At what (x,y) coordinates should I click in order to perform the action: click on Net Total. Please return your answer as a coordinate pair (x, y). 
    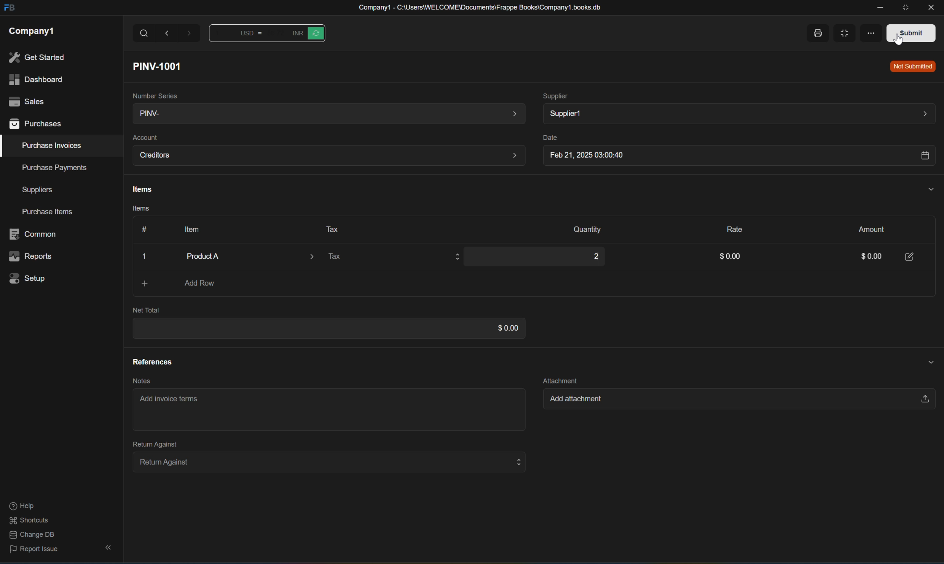
    Looking at the image, I should click on (146, 310).